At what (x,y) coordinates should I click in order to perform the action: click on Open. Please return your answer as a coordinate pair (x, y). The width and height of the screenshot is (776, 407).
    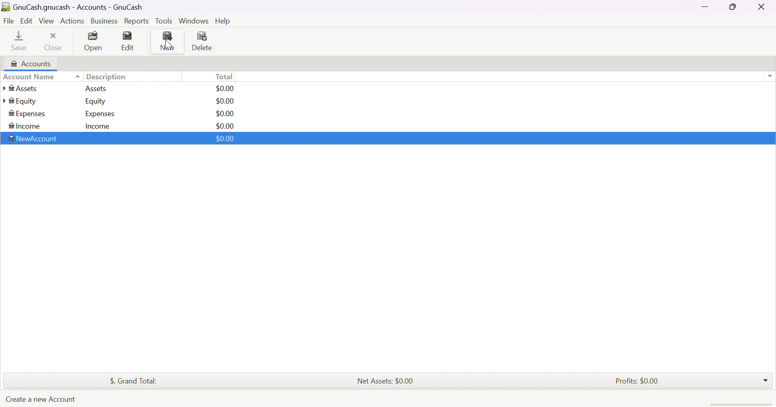
    Looking at the image, I should click on (95, 42).